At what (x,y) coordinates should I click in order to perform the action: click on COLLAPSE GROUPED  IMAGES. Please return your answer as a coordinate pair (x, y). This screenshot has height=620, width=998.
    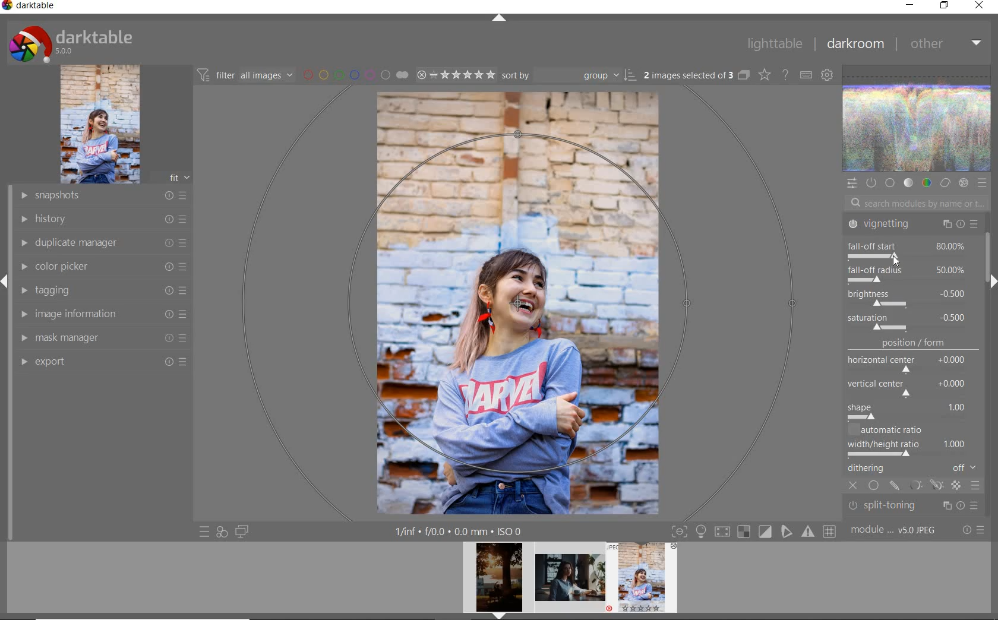
    Looking at the image, I should click on (744, 74).